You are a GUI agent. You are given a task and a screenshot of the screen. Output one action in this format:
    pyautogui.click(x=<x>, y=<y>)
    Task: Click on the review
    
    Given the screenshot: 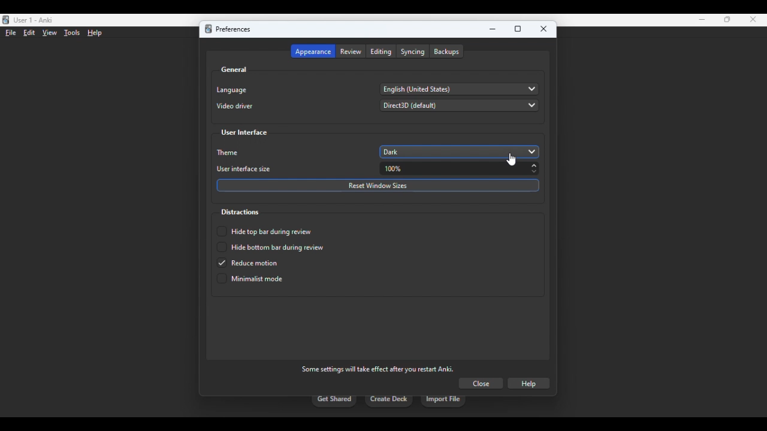 What is the action you would take?
    pyautogui.click(x=351, y=51)
    